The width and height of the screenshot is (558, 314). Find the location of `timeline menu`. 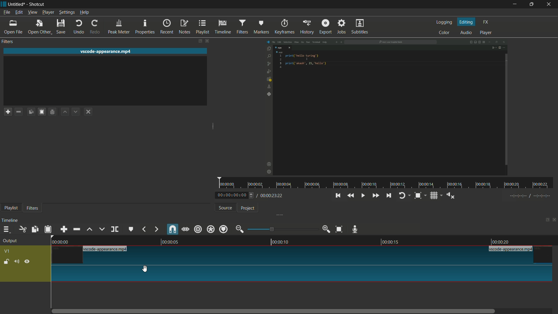

timeline menu is located at coordinates (7, 229).